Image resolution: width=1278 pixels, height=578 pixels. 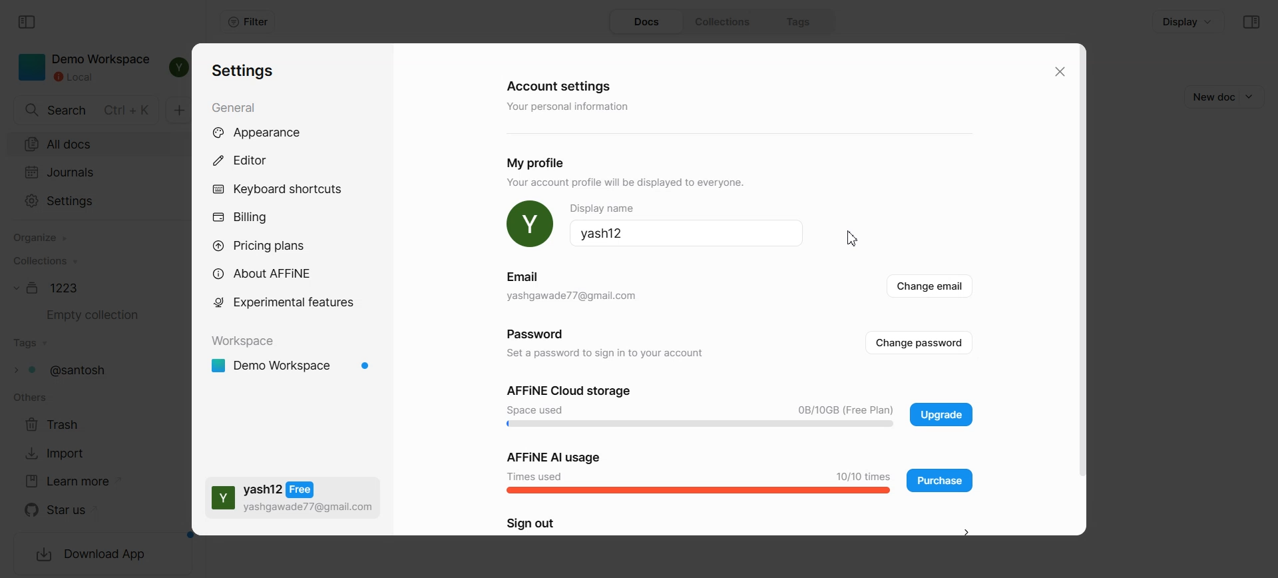 What do you see at coordinates (1188, 21) in the screenshot?
I see `Display` at bounding box center [1188, 21].